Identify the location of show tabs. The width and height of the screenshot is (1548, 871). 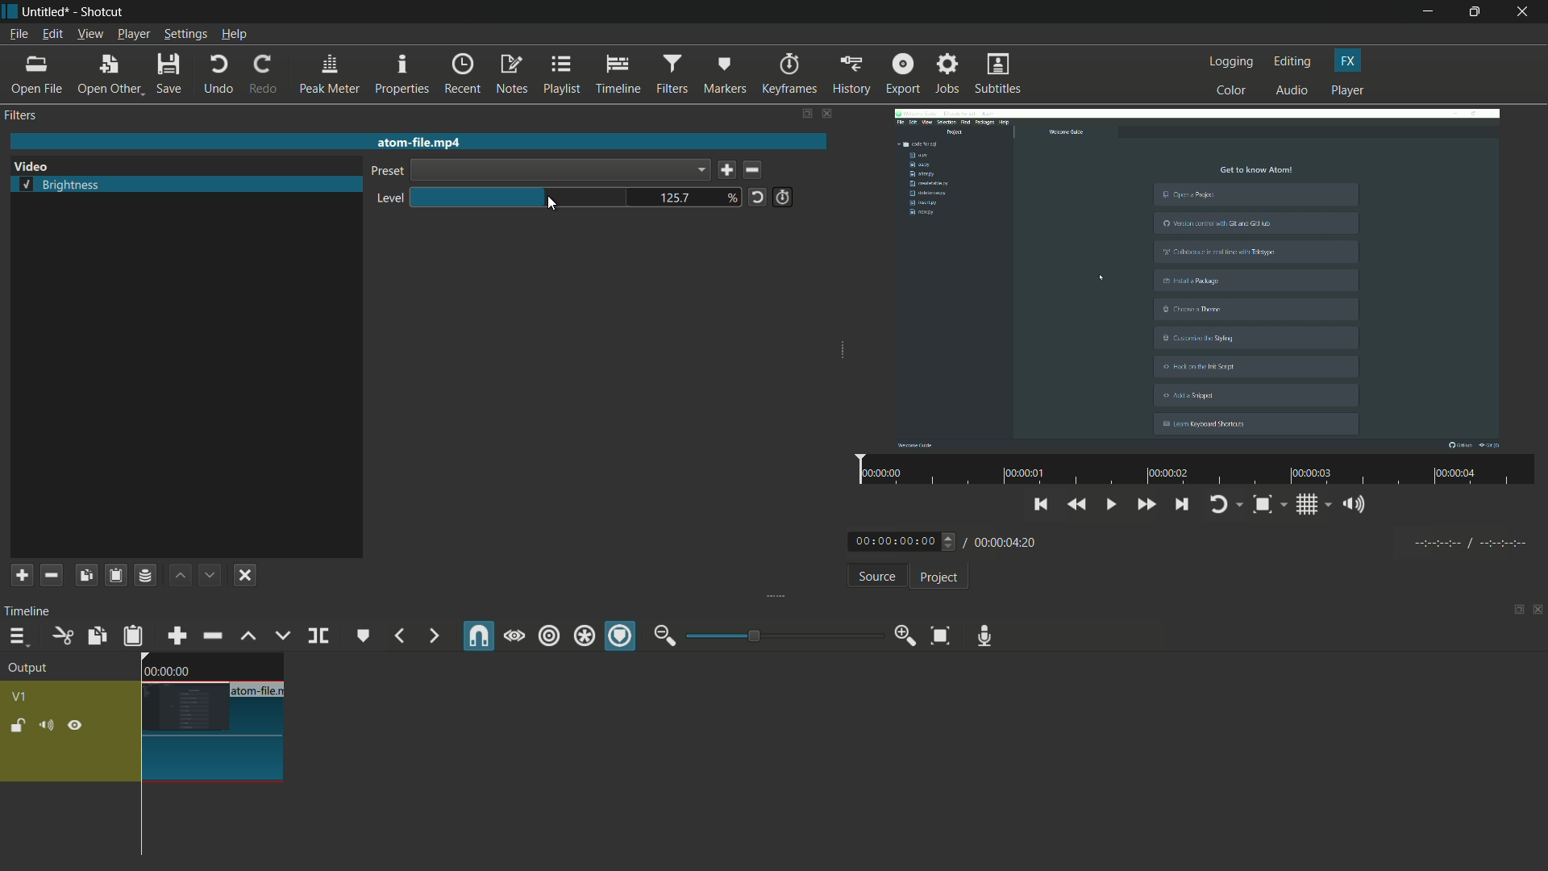
(805, 115).